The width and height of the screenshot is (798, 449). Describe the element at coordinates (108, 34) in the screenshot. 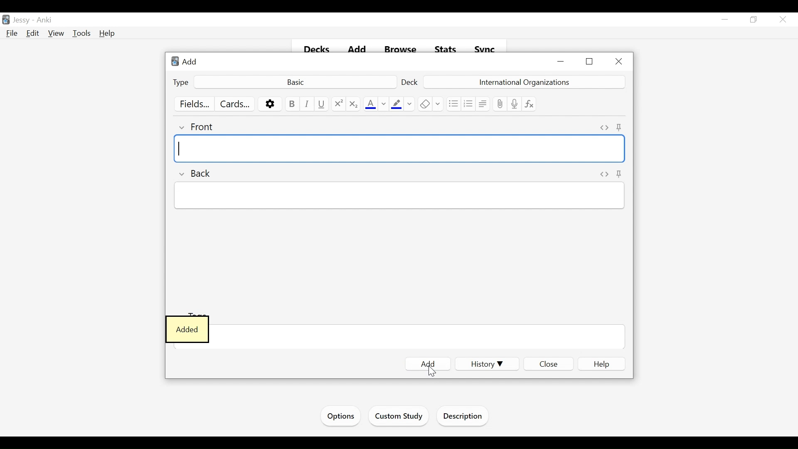

I see `Hel` at that location.